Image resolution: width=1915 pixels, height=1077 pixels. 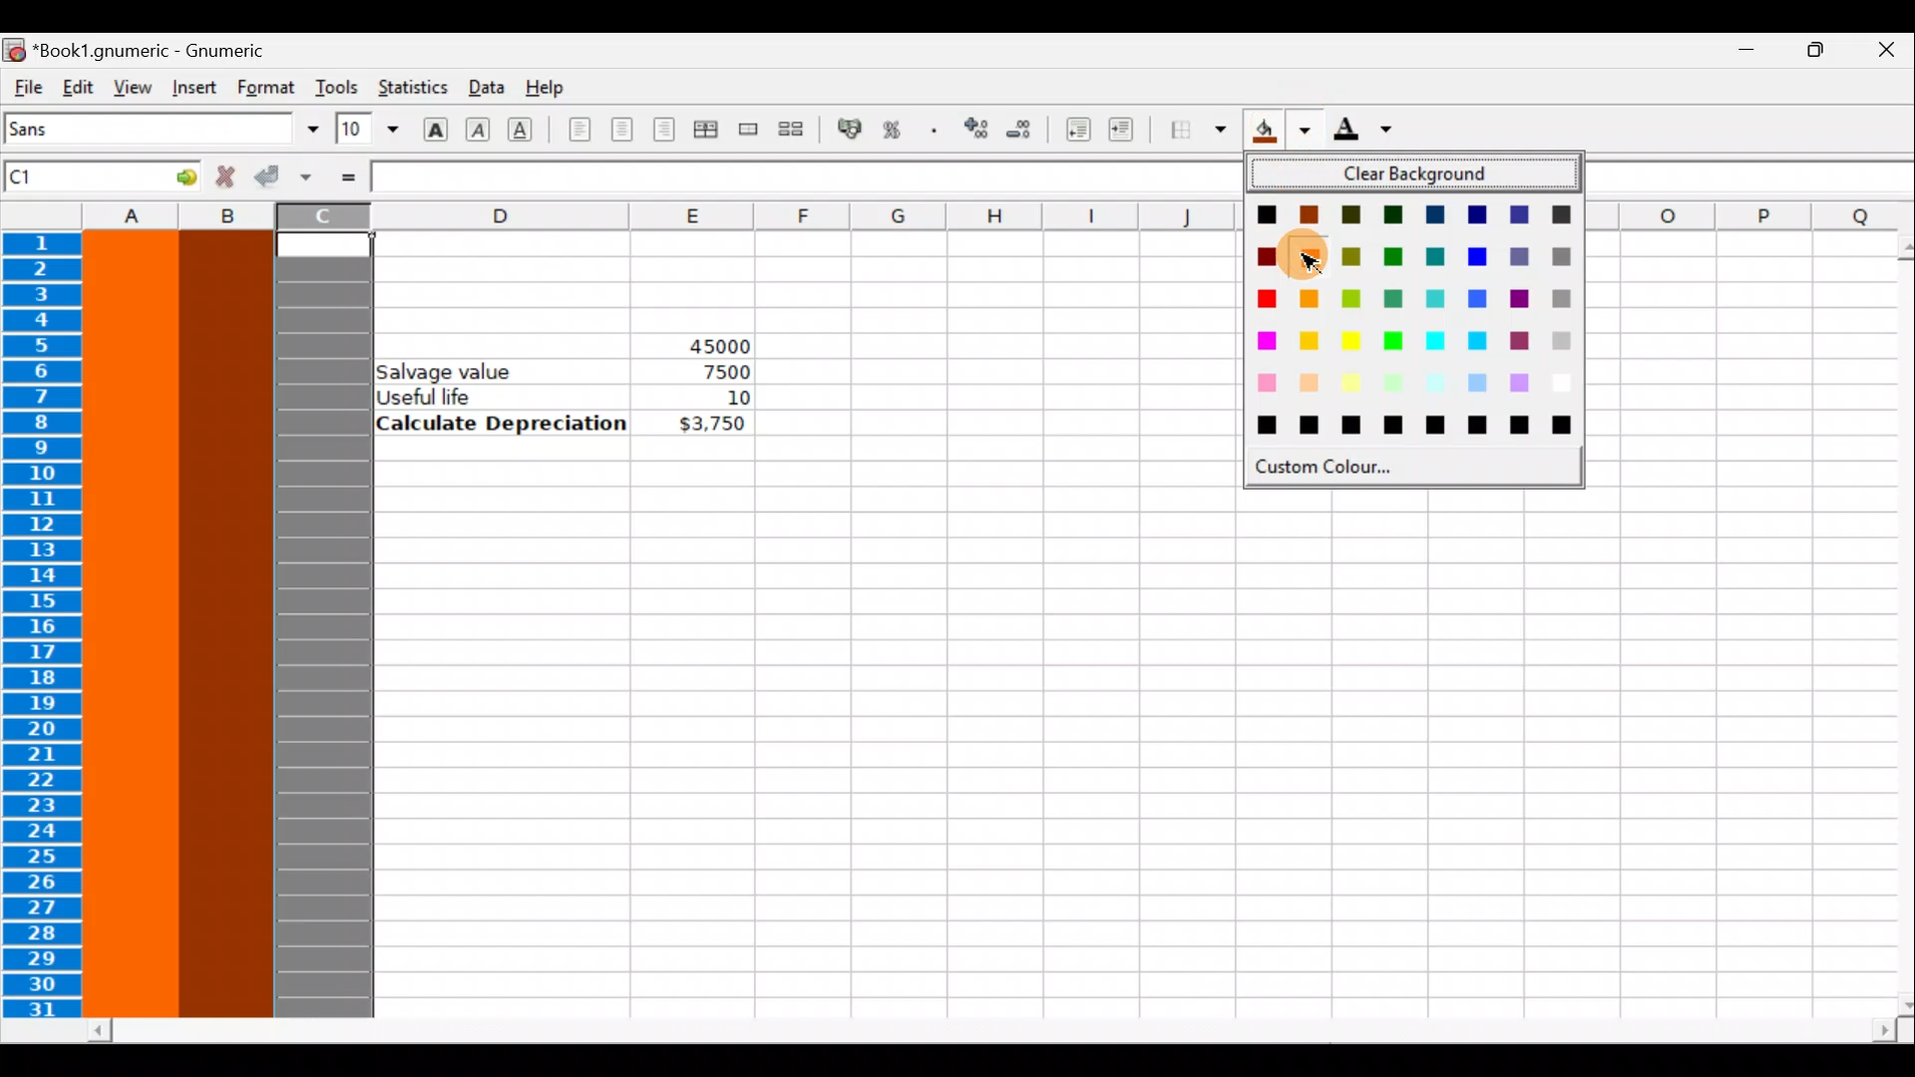 I want to click on Gnumeric logo, so click(x=14, y=49).